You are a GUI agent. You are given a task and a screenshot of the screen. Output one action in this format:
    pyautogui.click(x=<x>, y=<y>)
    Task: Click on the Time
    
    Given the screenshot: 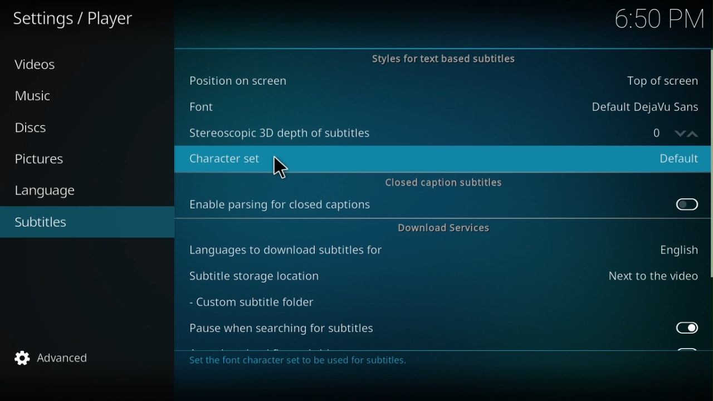 What is the action you would take?
    pyautogui.click(x=657, y=18)
    